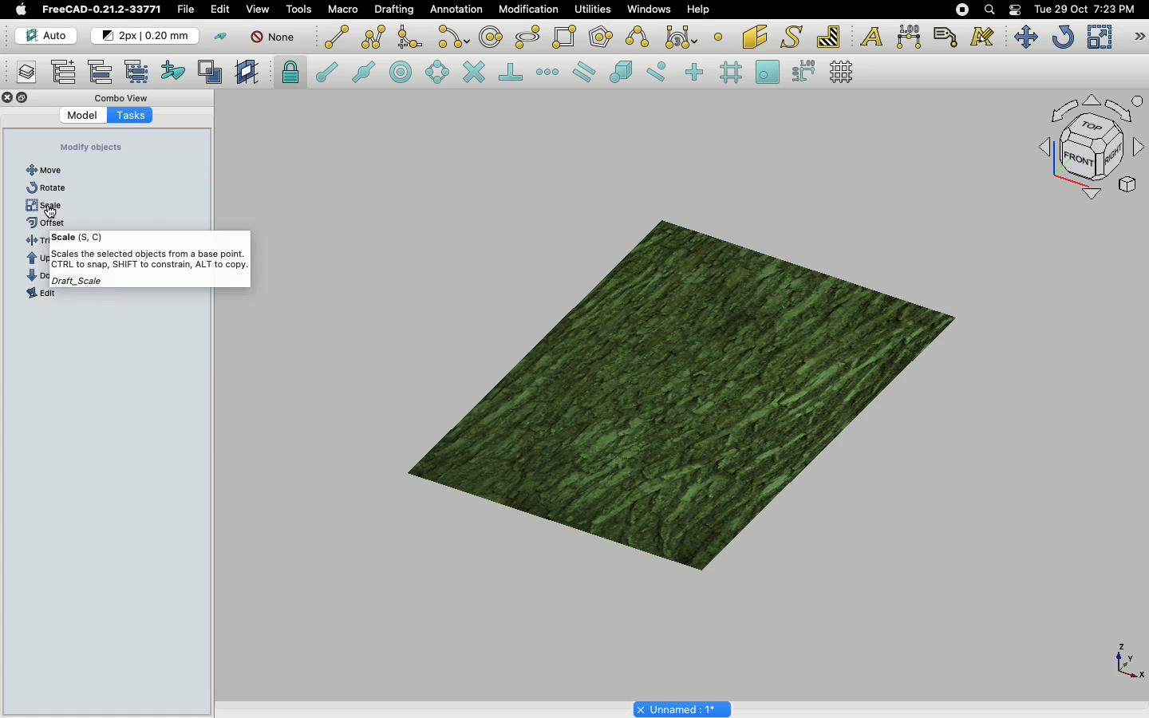 The height and width of the screenshot is (718, 1149). I want to click on Bezier tools, so click(683, 37).